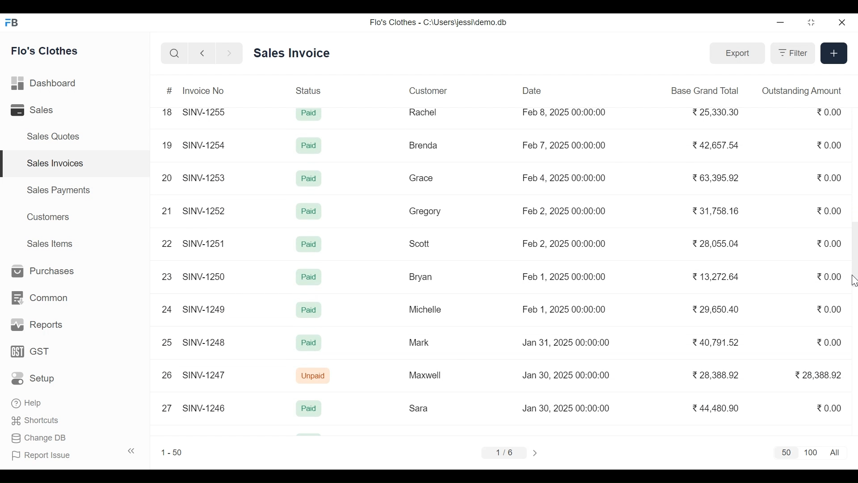 The width and height of the screenshot is (858, 483). What do you see at coordinates (716, 211) in the screenshot?
I see `31,758.16` at bounding box center [716, 211].